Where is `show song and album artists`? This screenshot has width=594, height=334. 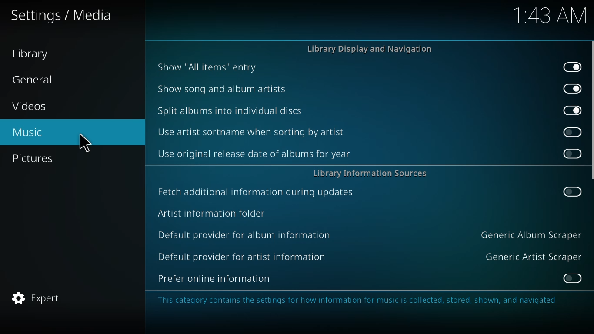
show song and album artists is located at coordinates (223, 89).